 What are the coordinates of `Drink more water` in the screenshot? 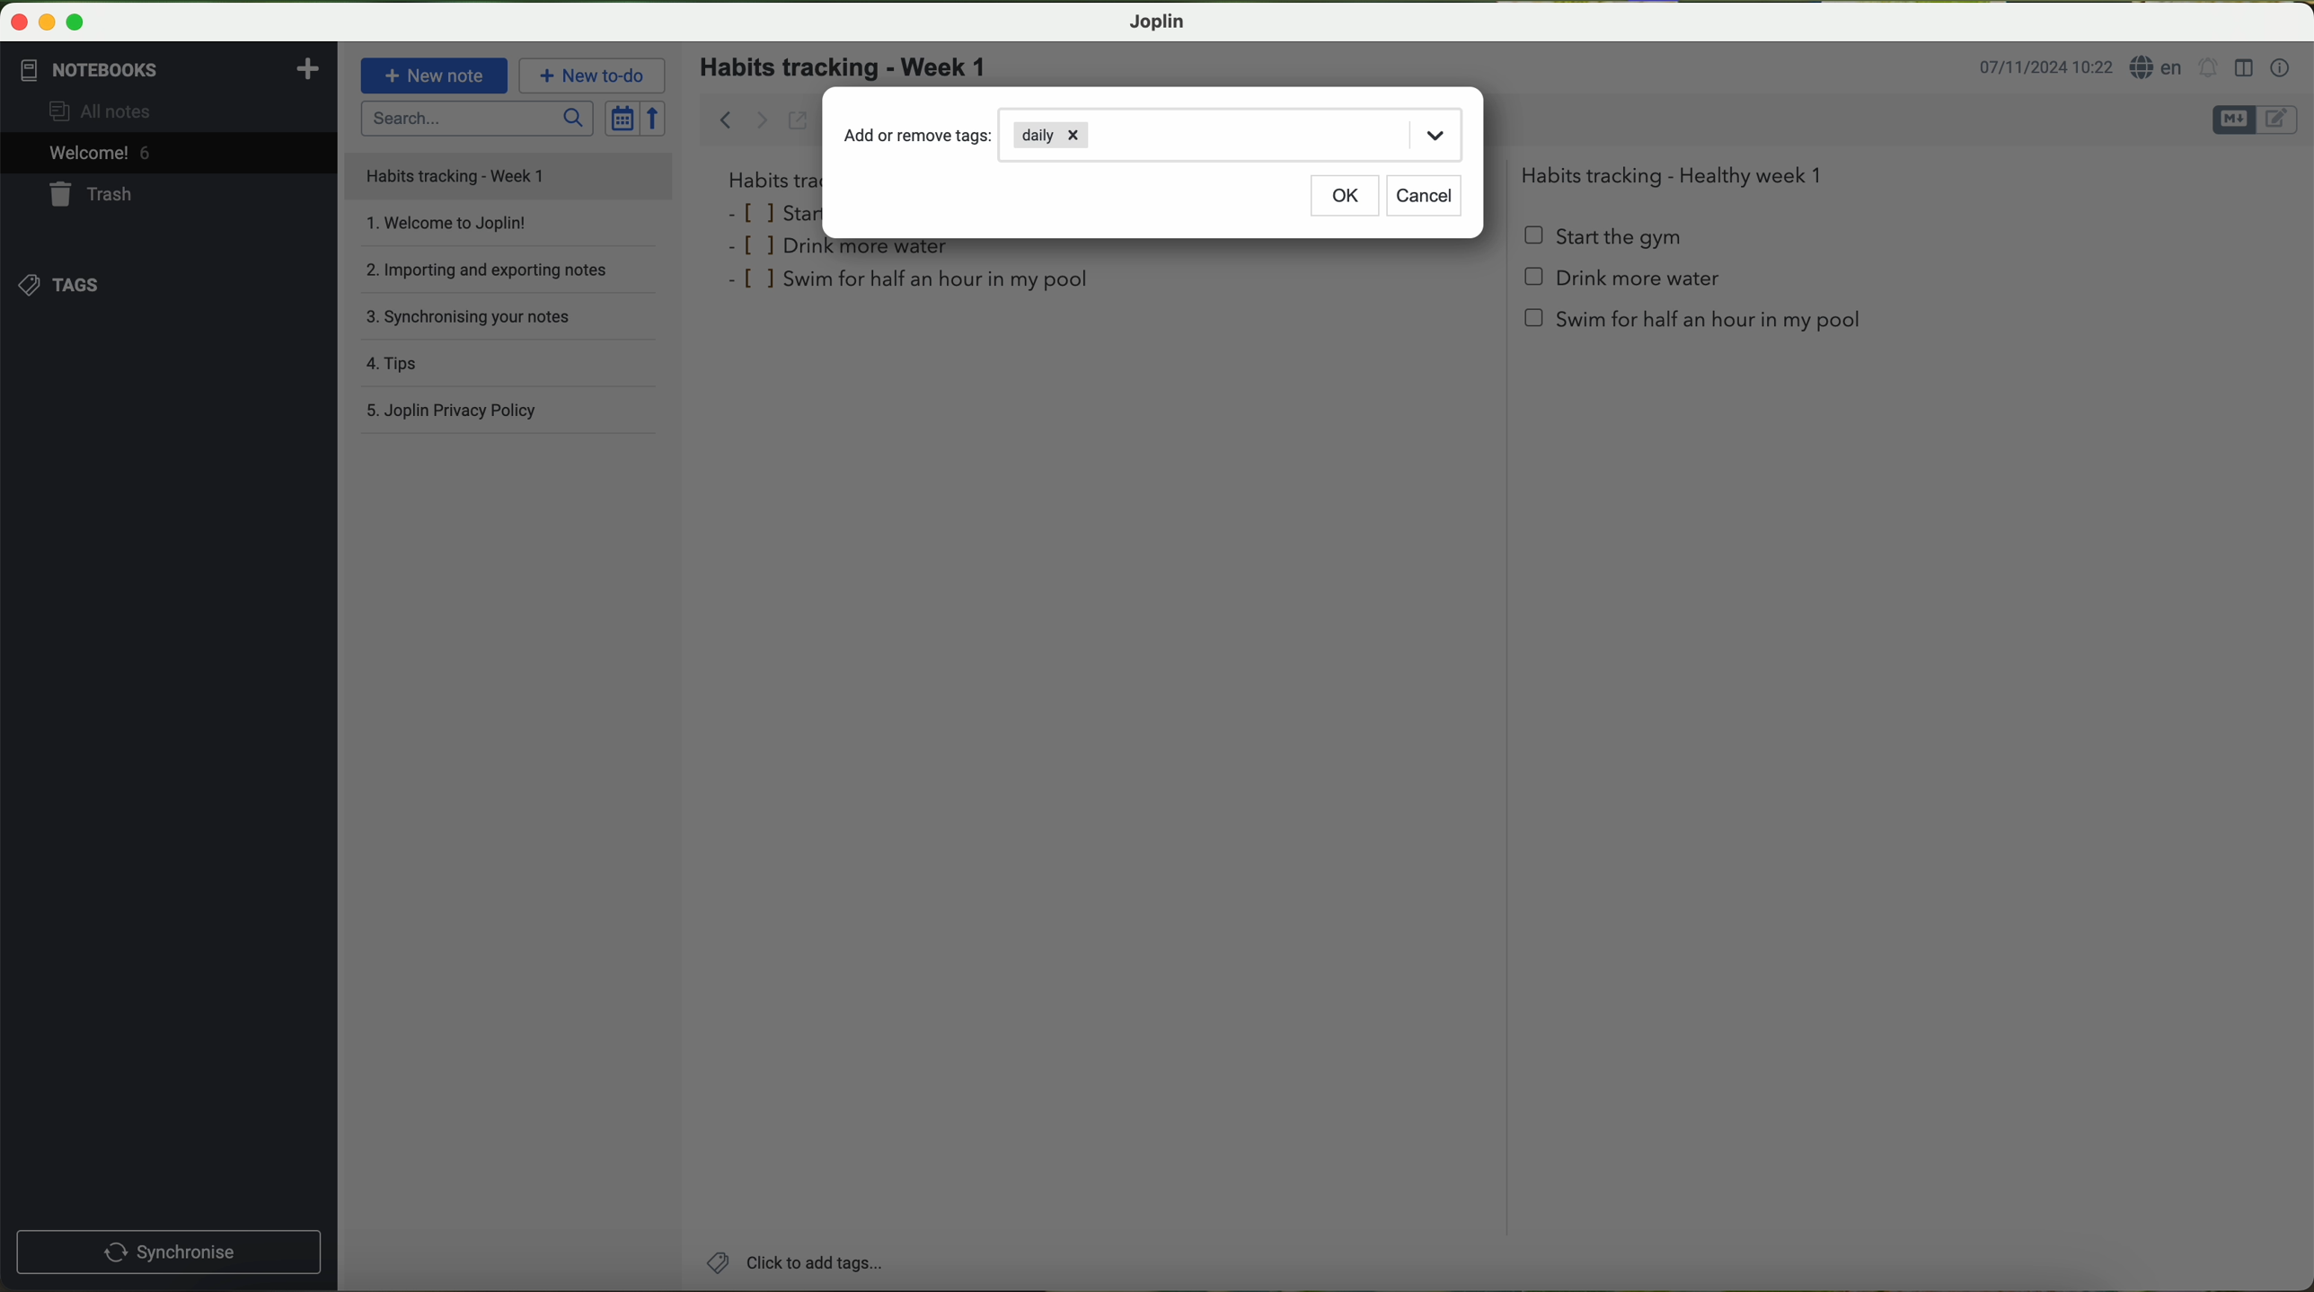 It's located at (1622, 284).